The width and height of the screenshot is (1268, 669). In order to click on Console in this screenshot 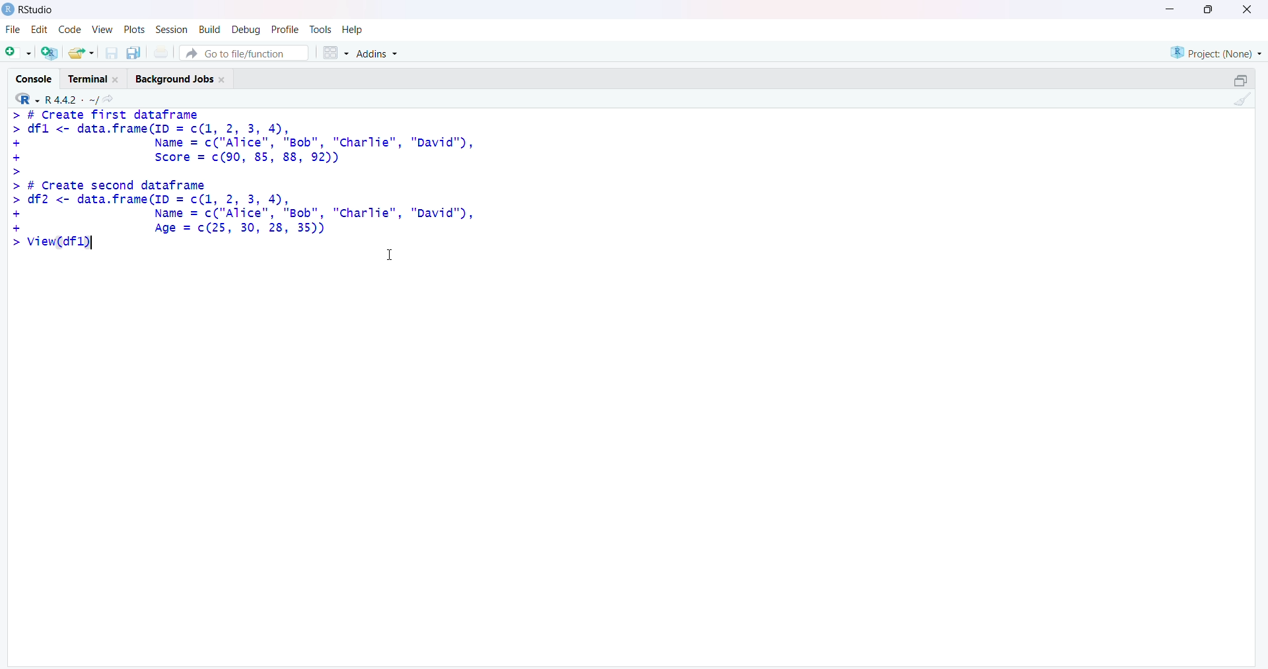, I will do `click(34, 79)`.